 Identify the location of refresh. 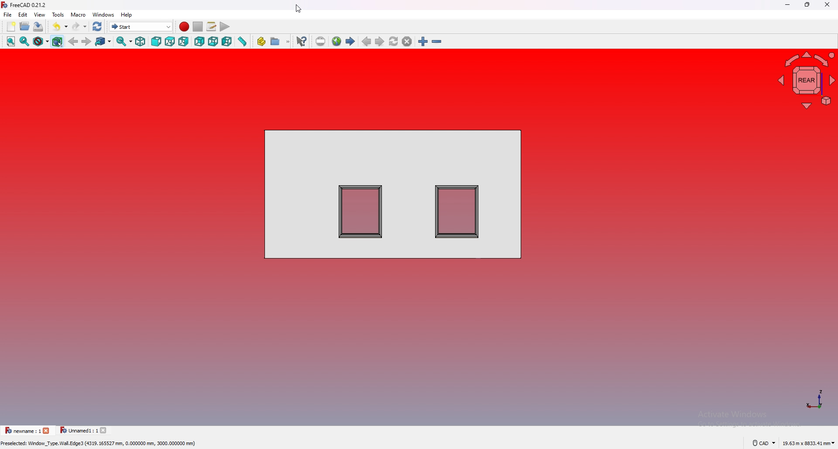
(97, 27).